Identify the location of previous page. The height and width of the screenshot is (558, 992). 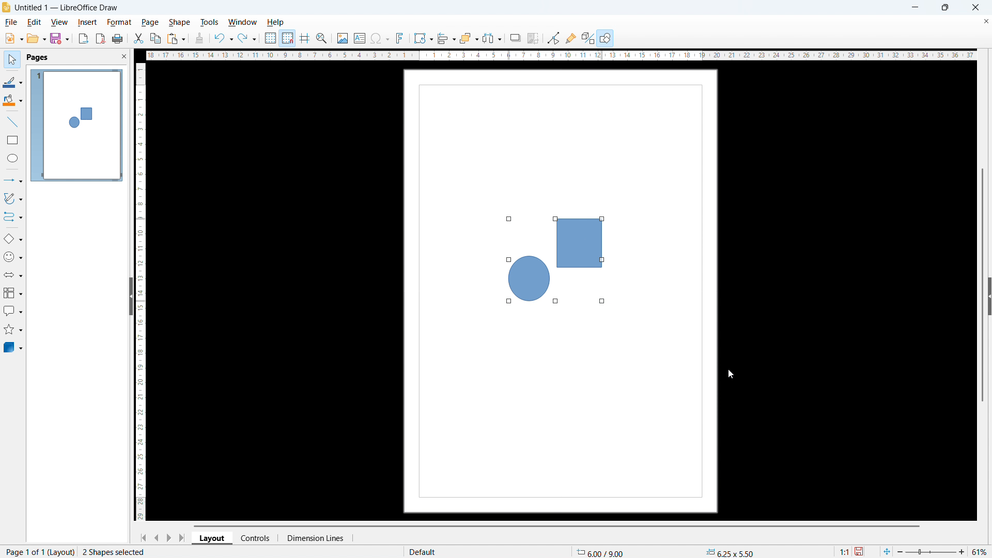
(157, 538).